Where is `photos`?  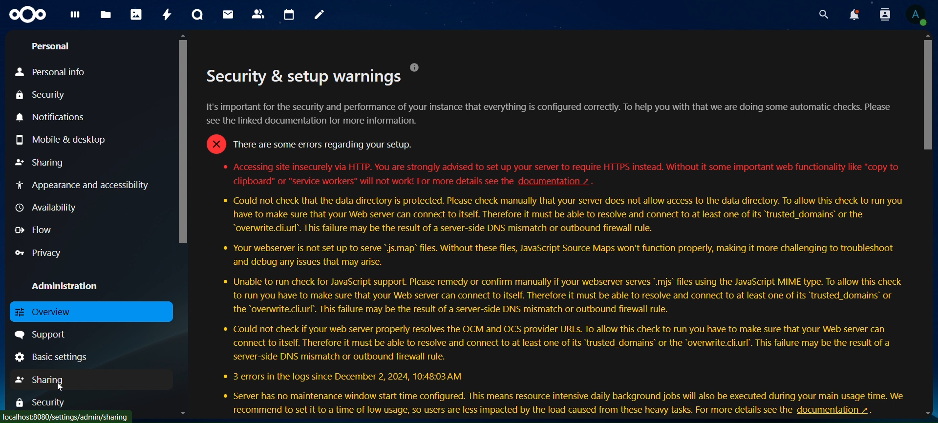 photos is located at coordinates (136, 14).